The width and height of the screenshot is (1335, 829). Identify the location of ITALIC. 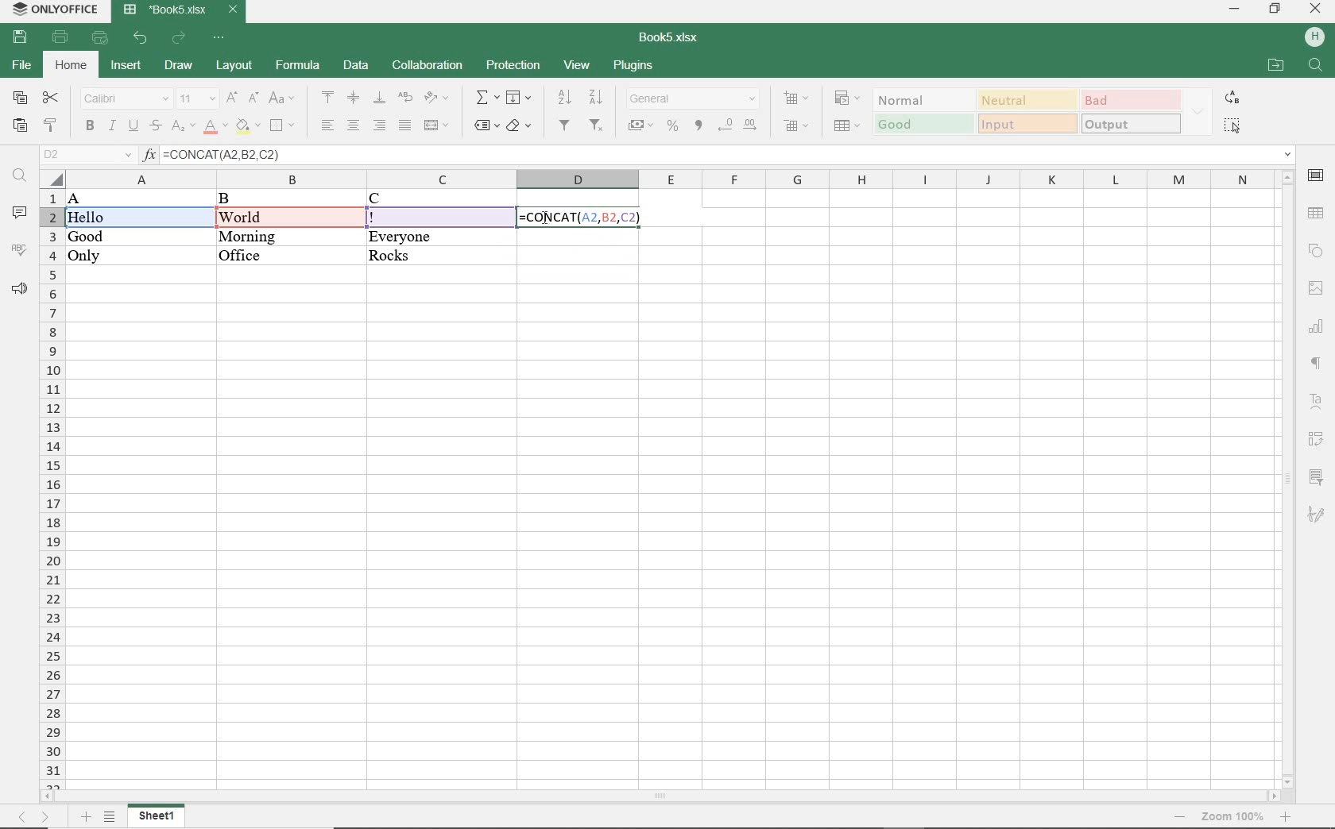
(111, 127).